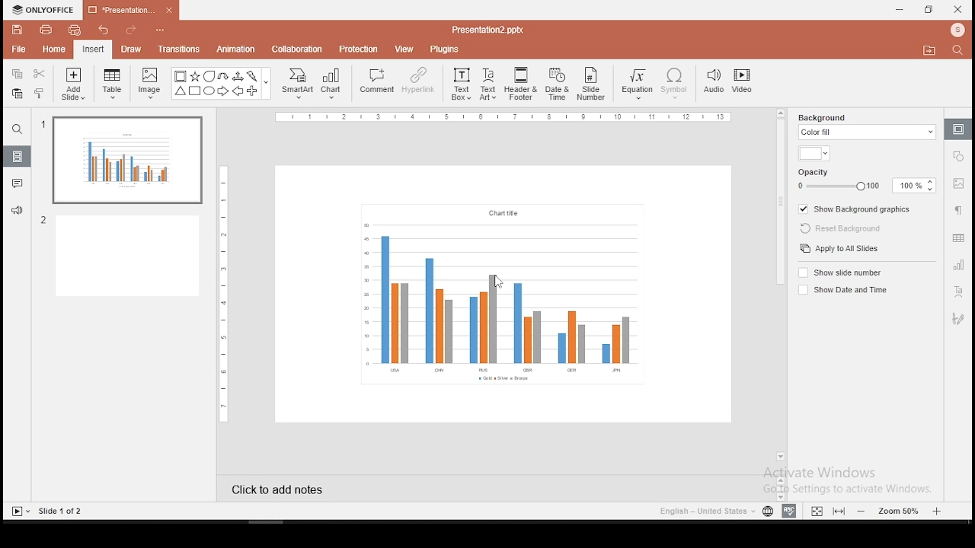 This screenshot has height=548, width=975. Describe the element at coordinates (18, 186) in the screenshot. I see `comments` at that location.